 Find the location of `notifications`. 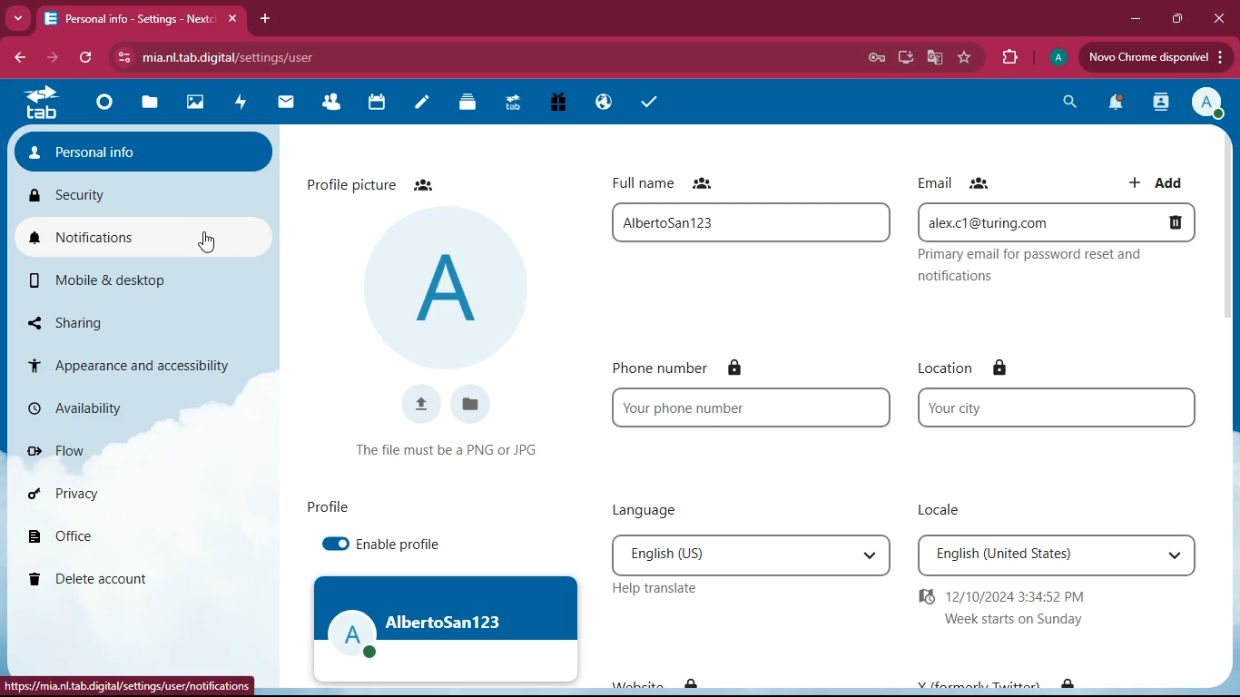

notifications is located at coordinates (105, 238).